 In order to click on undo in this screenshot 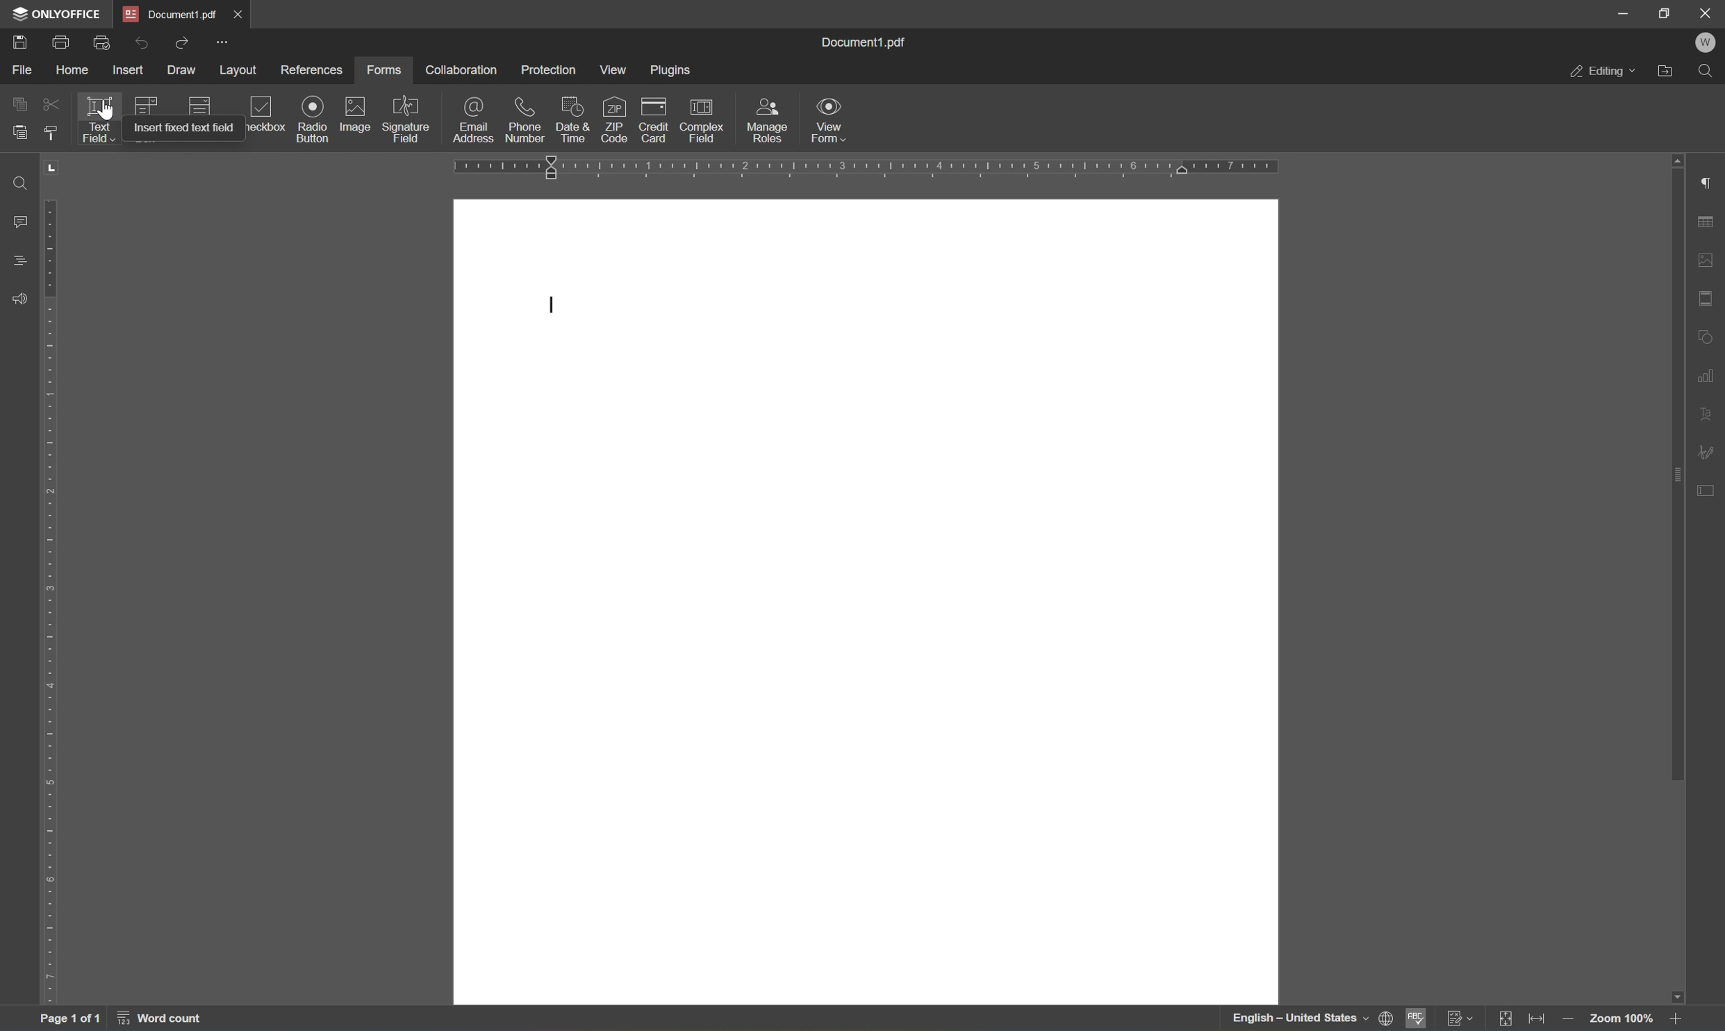, I will do `click(181, 45)`.